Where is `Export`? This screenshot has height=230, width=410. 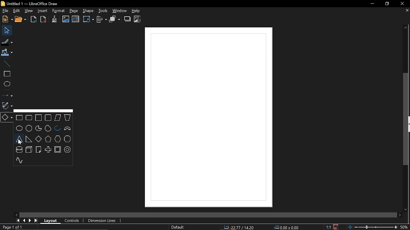 Export is located at coordinates (34, 20).